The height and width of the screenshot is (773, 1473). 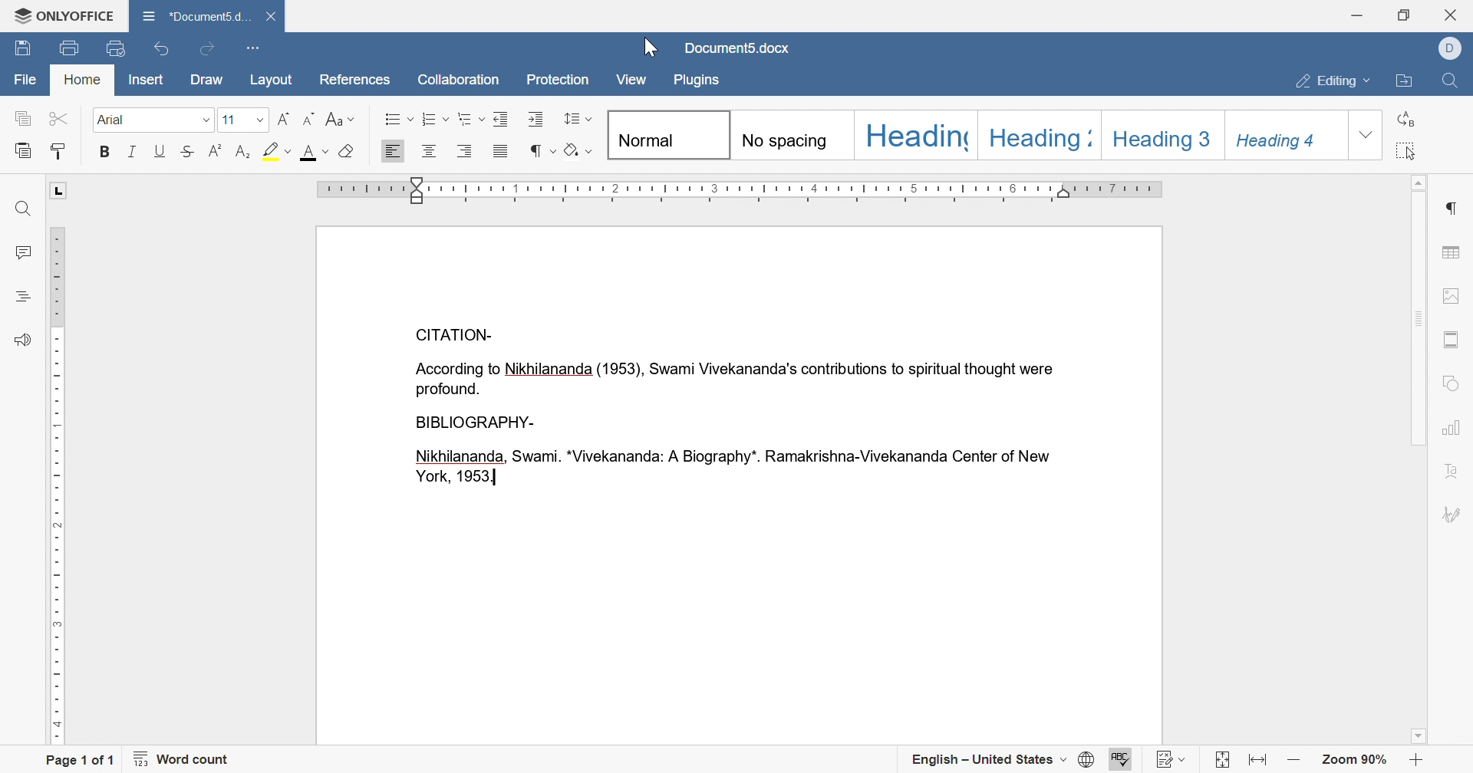 What do you see at coordinates (1123, 761) in the screenshot?
I see `spell checking` at bounding box center [1123, 761].